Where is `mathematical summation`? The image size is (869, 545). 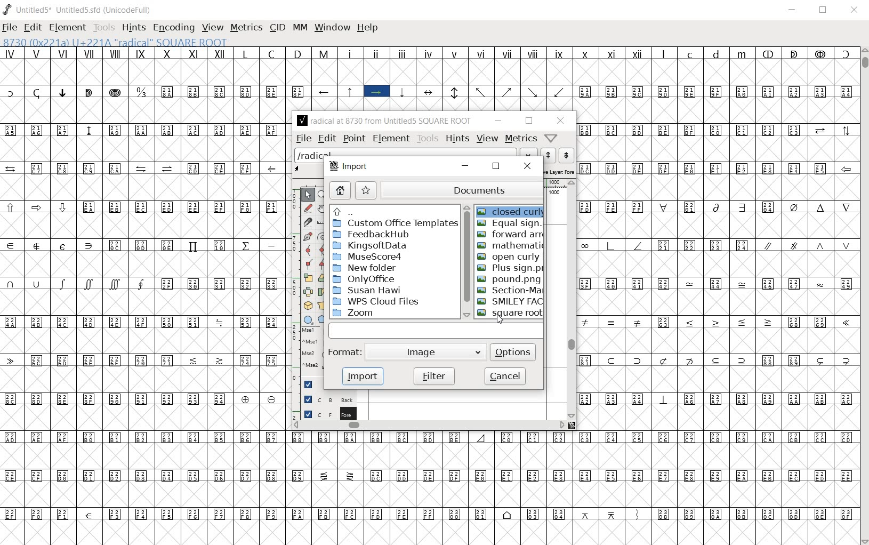
mathematical summation is located at coordinates (510, 245).